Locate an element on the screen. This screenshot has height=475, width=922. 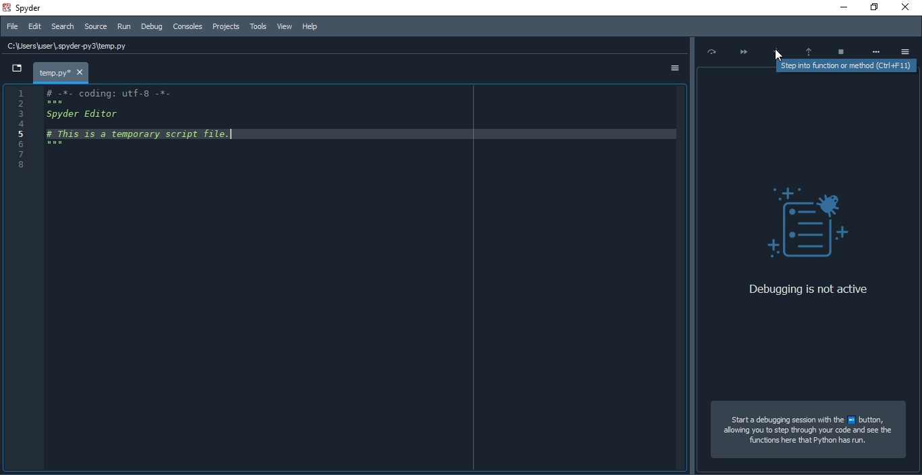
Continue execution until next breakpoint is located at coordinates (742, 50).